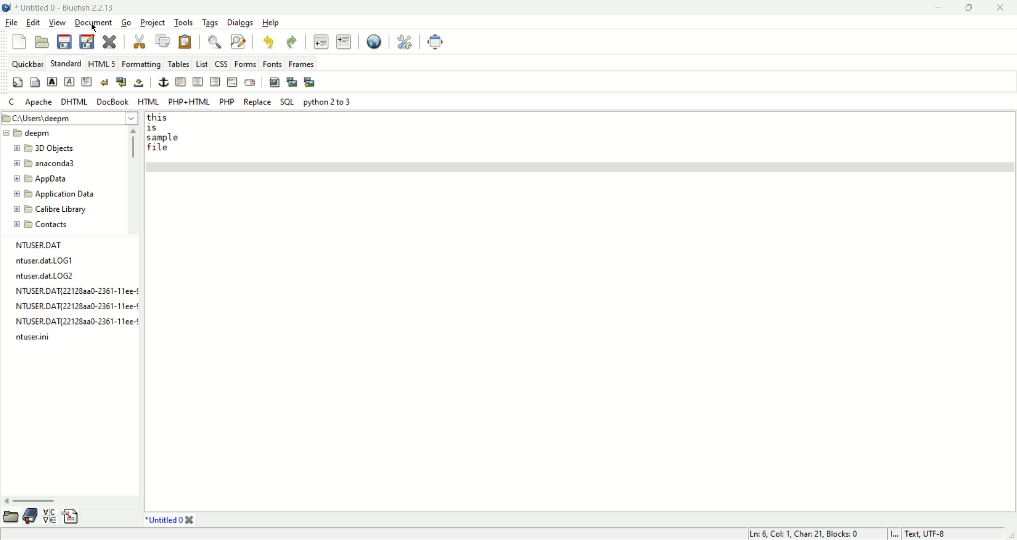 This screenshot has width=1017, height=540. What do you see at coordinates (213, 41) in the screenshot?
I see `show find bar` at bounding box center [213, 41].